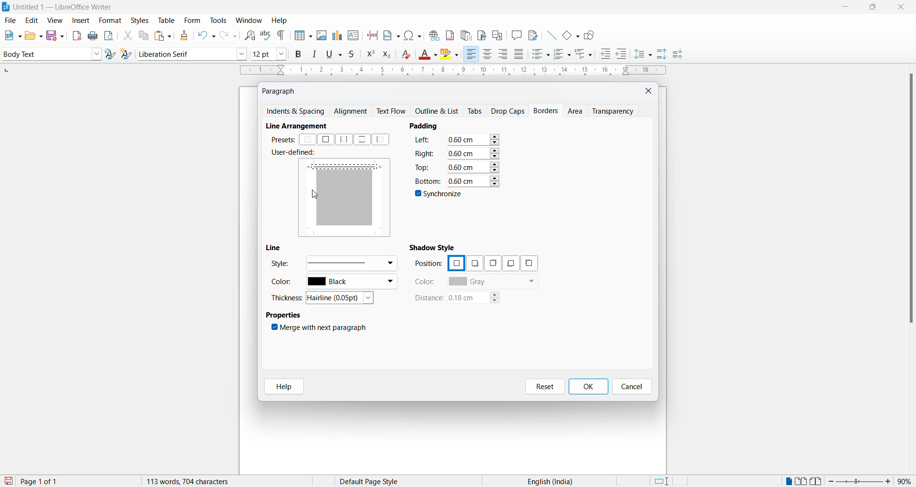 This screenshot has width=916, height=487. I want to click on text align right, so click(505, 54).